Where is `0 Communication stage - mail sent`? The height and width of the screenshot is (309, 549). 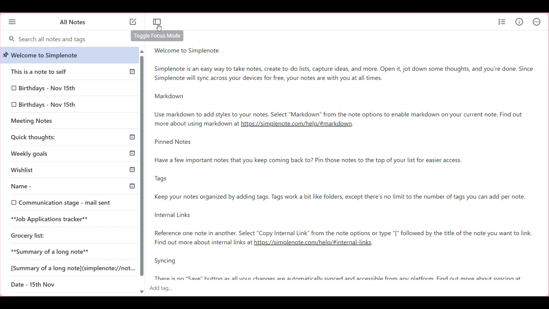
0 Communication stage - mail sent is located at coordinates (61, 203).